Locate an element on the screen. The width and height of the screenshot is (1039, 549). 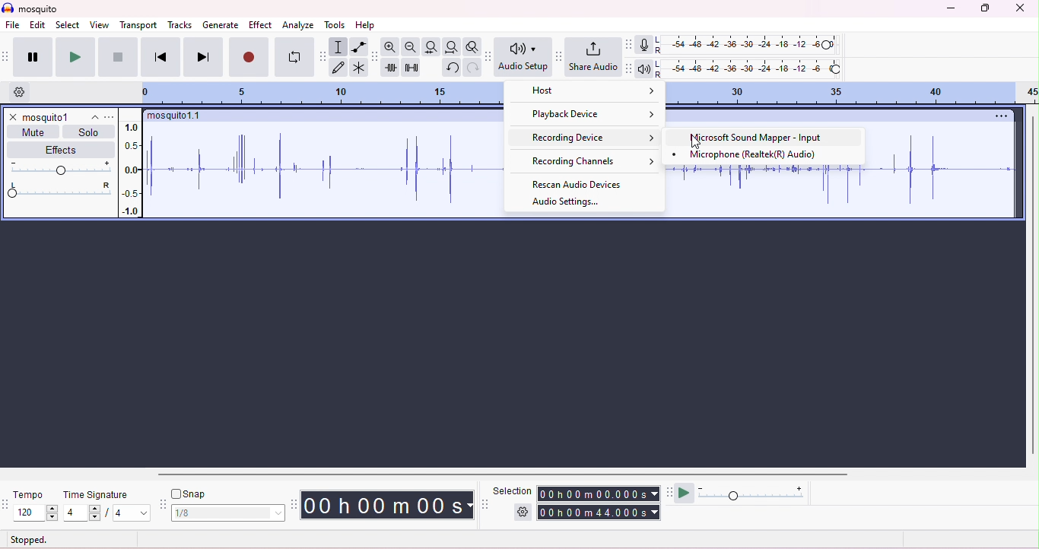
vertical scroll bar is located at coordinates (1032, 284).